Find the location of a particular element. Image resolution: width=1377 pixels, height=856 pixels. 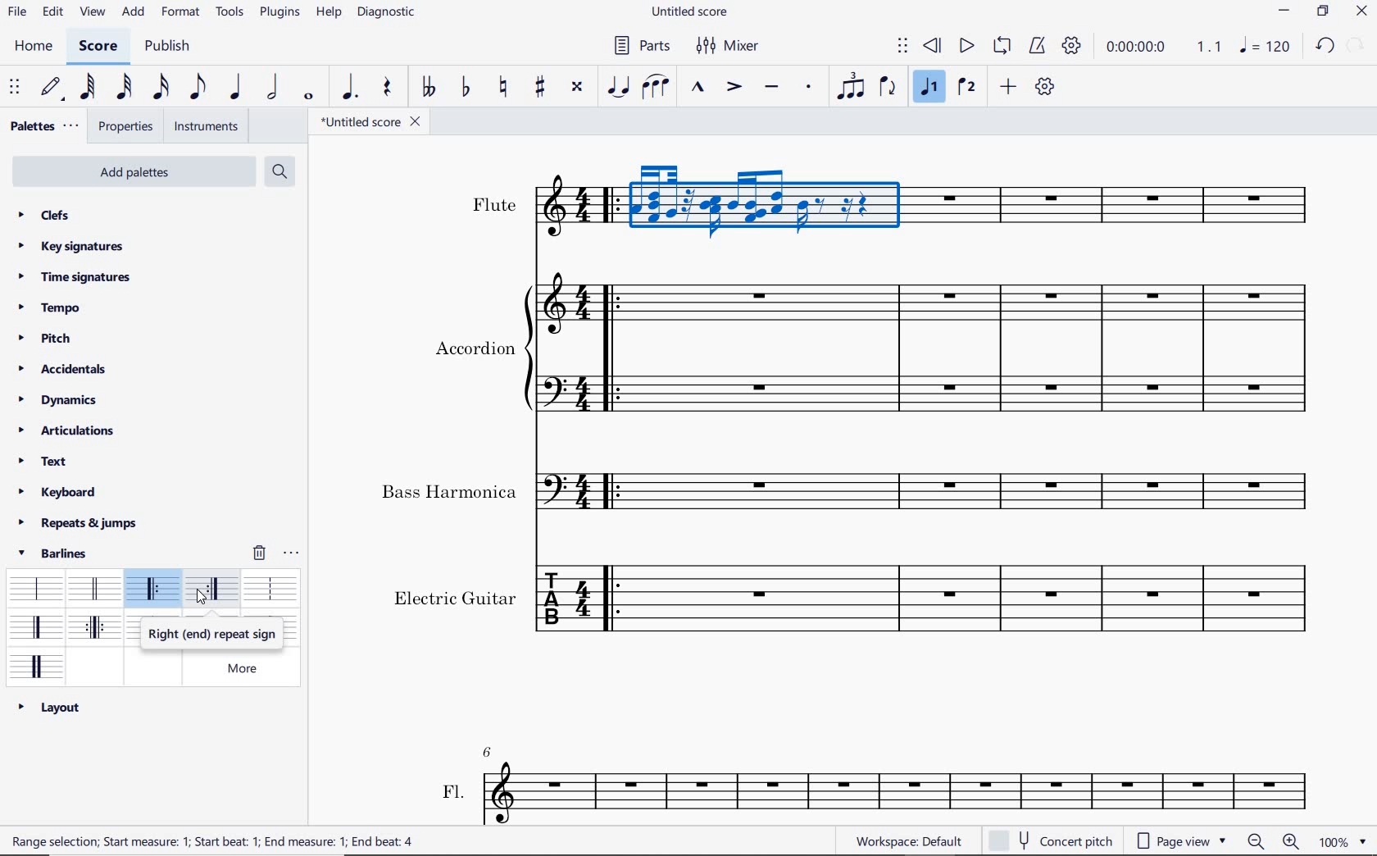

toggle double-flat is located at coordinates (428, 88).